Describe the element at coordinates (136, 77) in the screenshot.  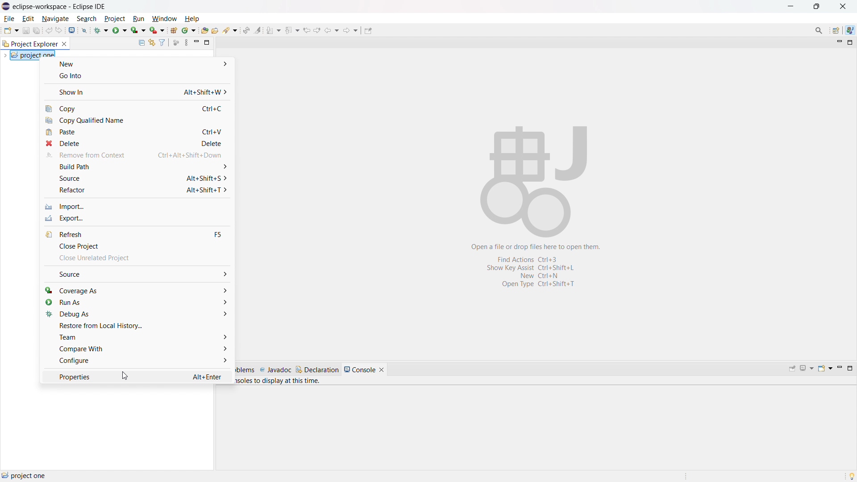
I see `go into` at that location.